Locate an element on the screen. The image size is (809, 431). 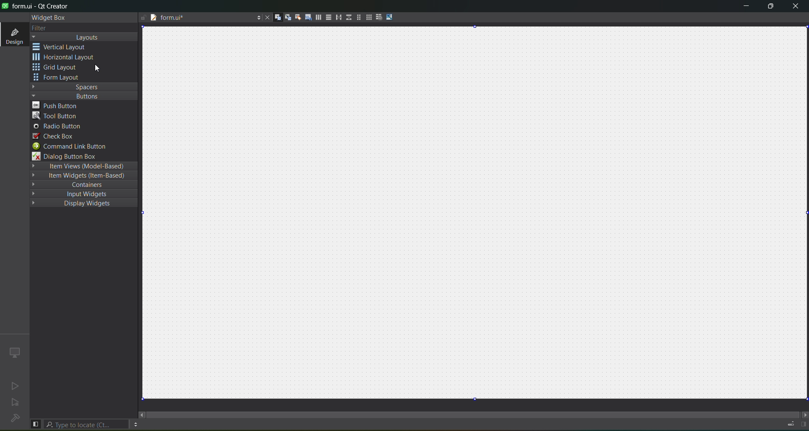
Cursor is located at coordinates (96, 69).